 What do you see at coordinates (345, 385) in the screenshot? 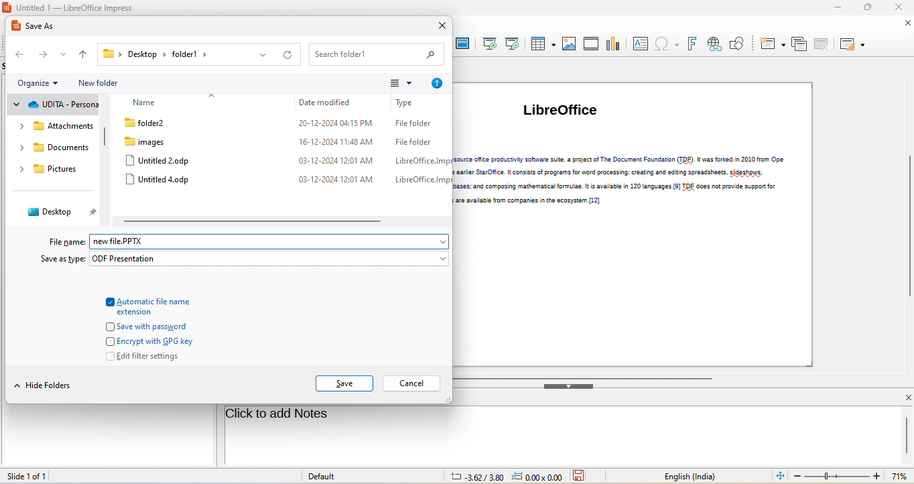
I see `save` at bounding box center [345, 385].